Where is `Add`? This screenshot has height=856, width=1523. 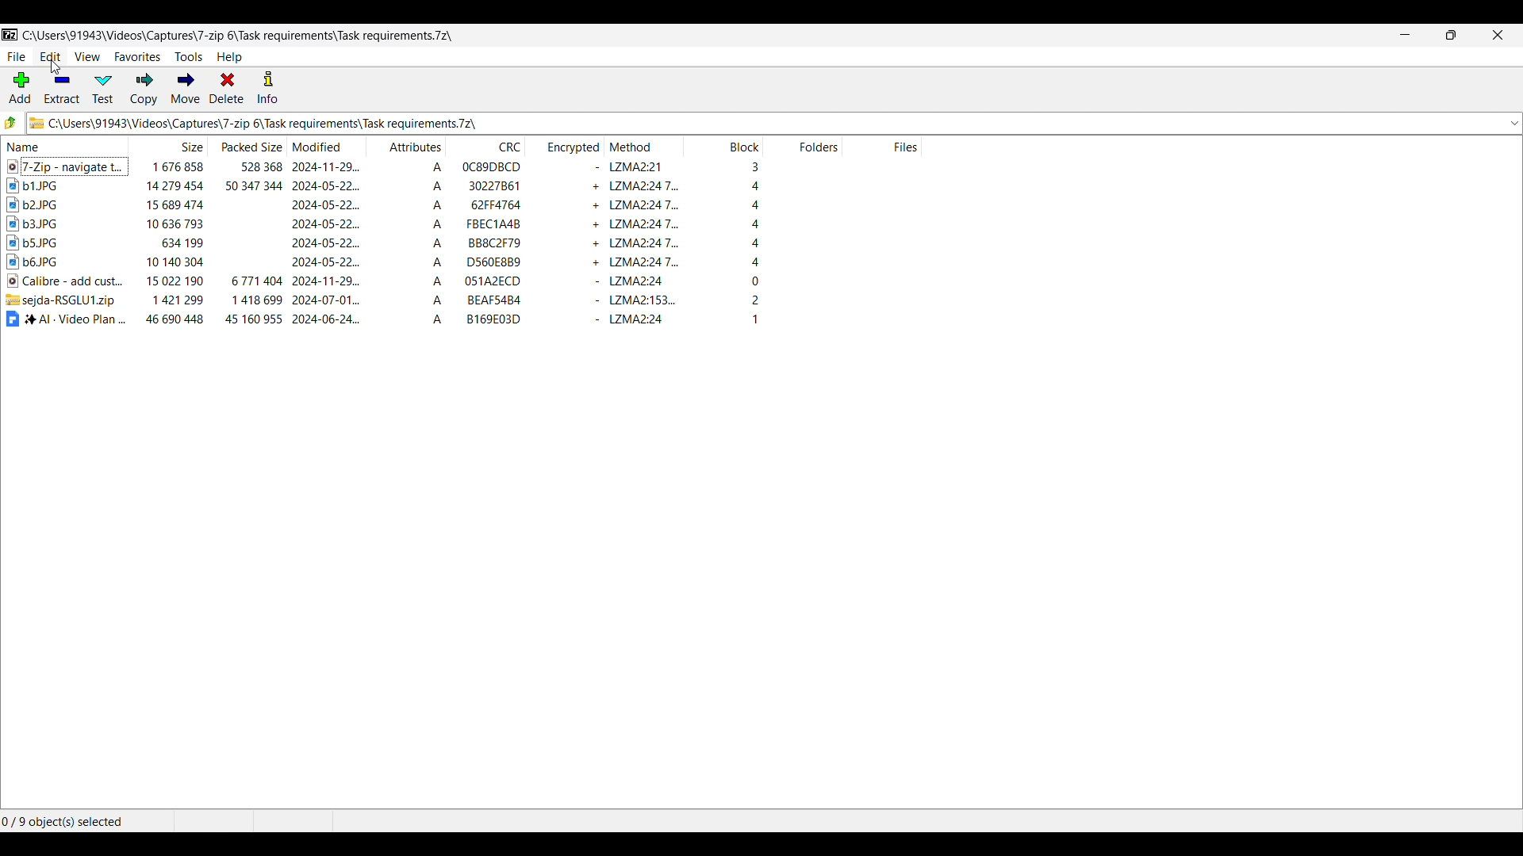
Add is located at coordinates (20, 87).